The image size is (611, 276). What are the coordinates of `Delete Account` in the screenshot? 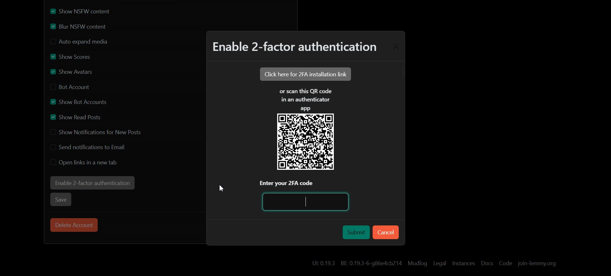 It's located at (74, 225).